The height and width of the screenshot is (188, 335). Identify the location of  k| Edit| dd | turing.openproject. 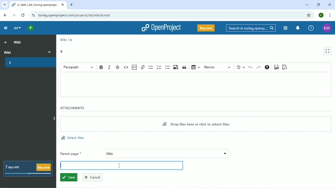
(36, 6).